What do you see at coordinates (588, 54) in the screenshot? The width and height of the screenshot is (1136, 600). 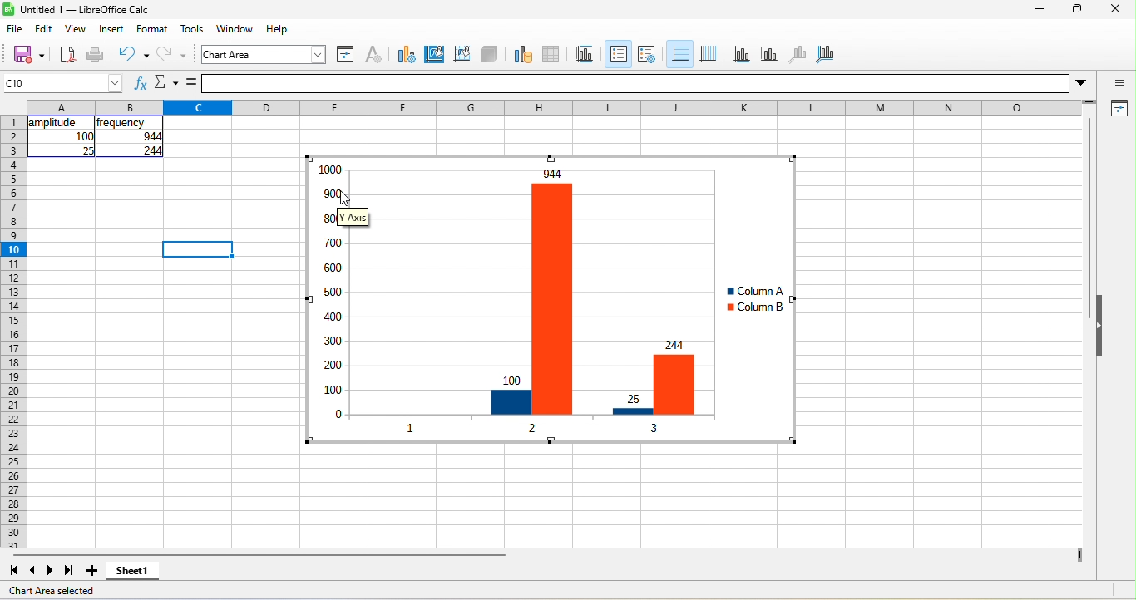 I see `title` at bounding box center [588, 54].